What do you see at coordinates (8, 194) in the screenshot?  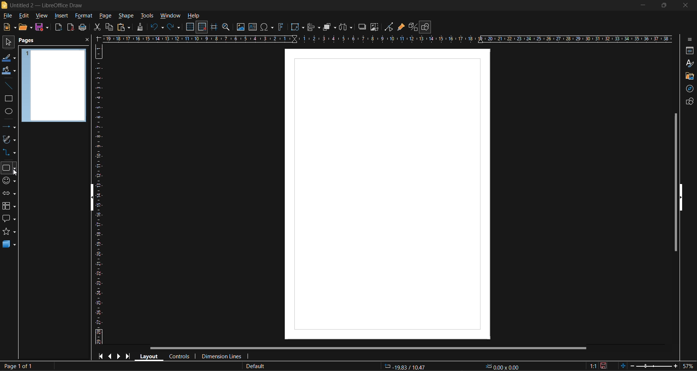 I see `block arrows` at bounding box center [8, 194].